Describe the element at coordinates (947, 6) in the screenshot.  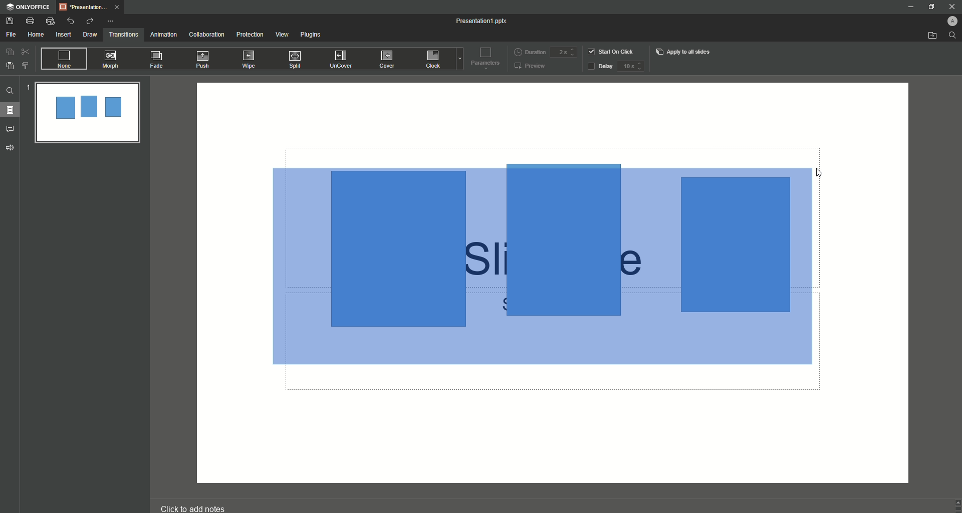
I see `Close` at that location.